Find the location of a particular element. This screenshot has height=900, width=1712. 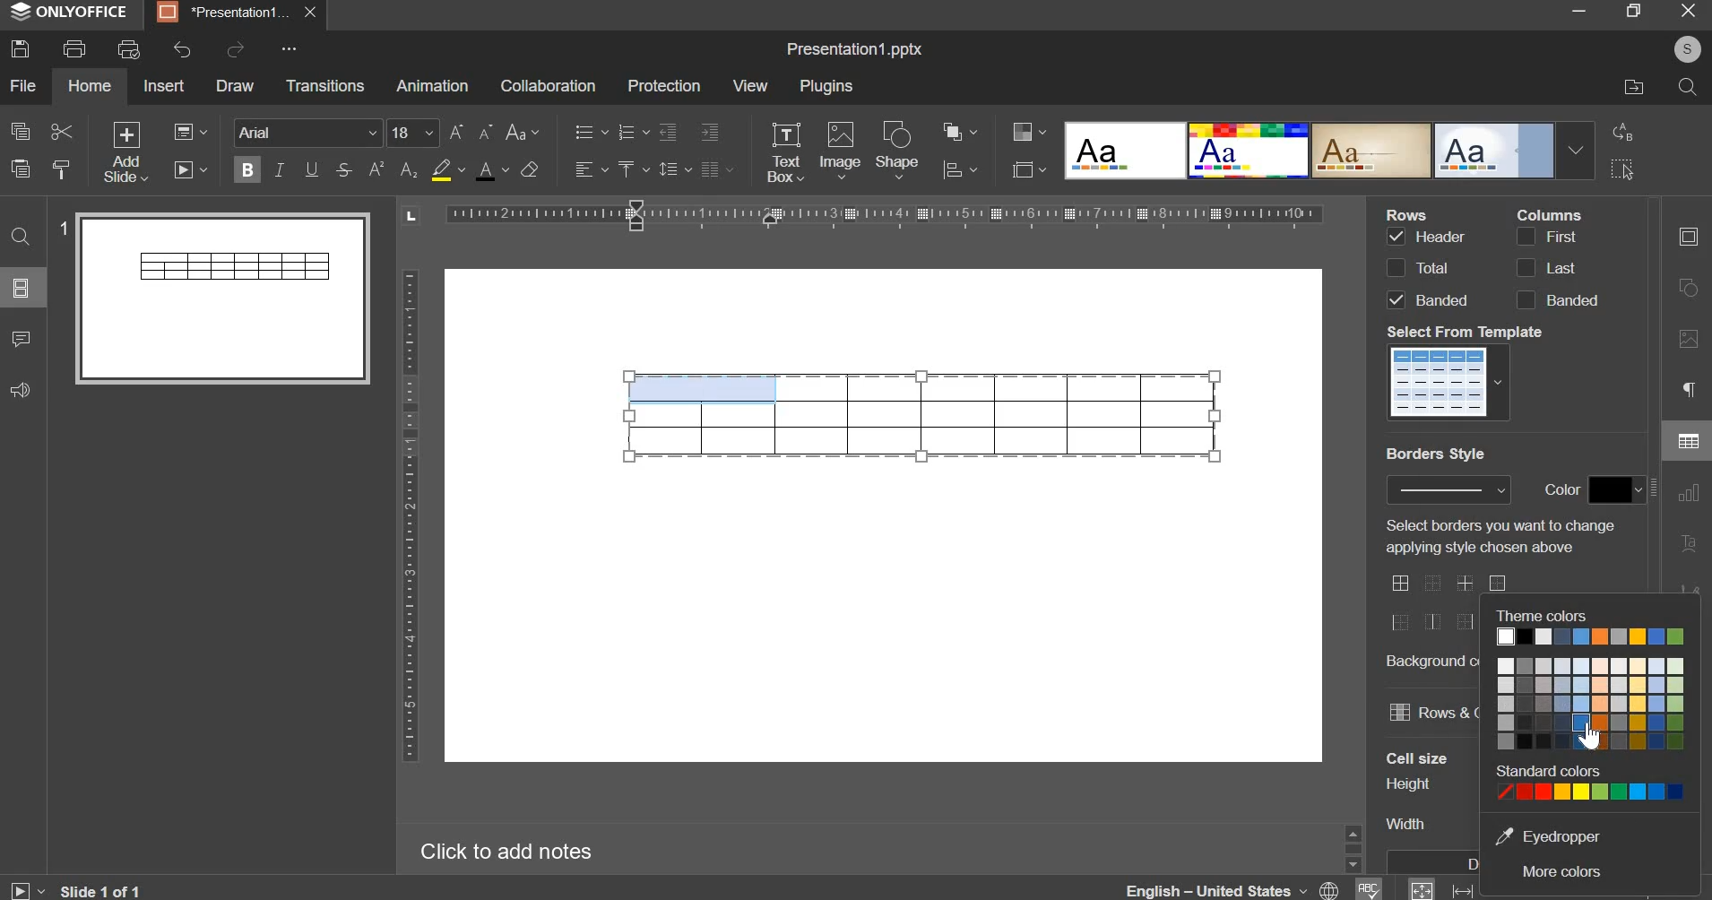

More is located at coordinates (287, 49).